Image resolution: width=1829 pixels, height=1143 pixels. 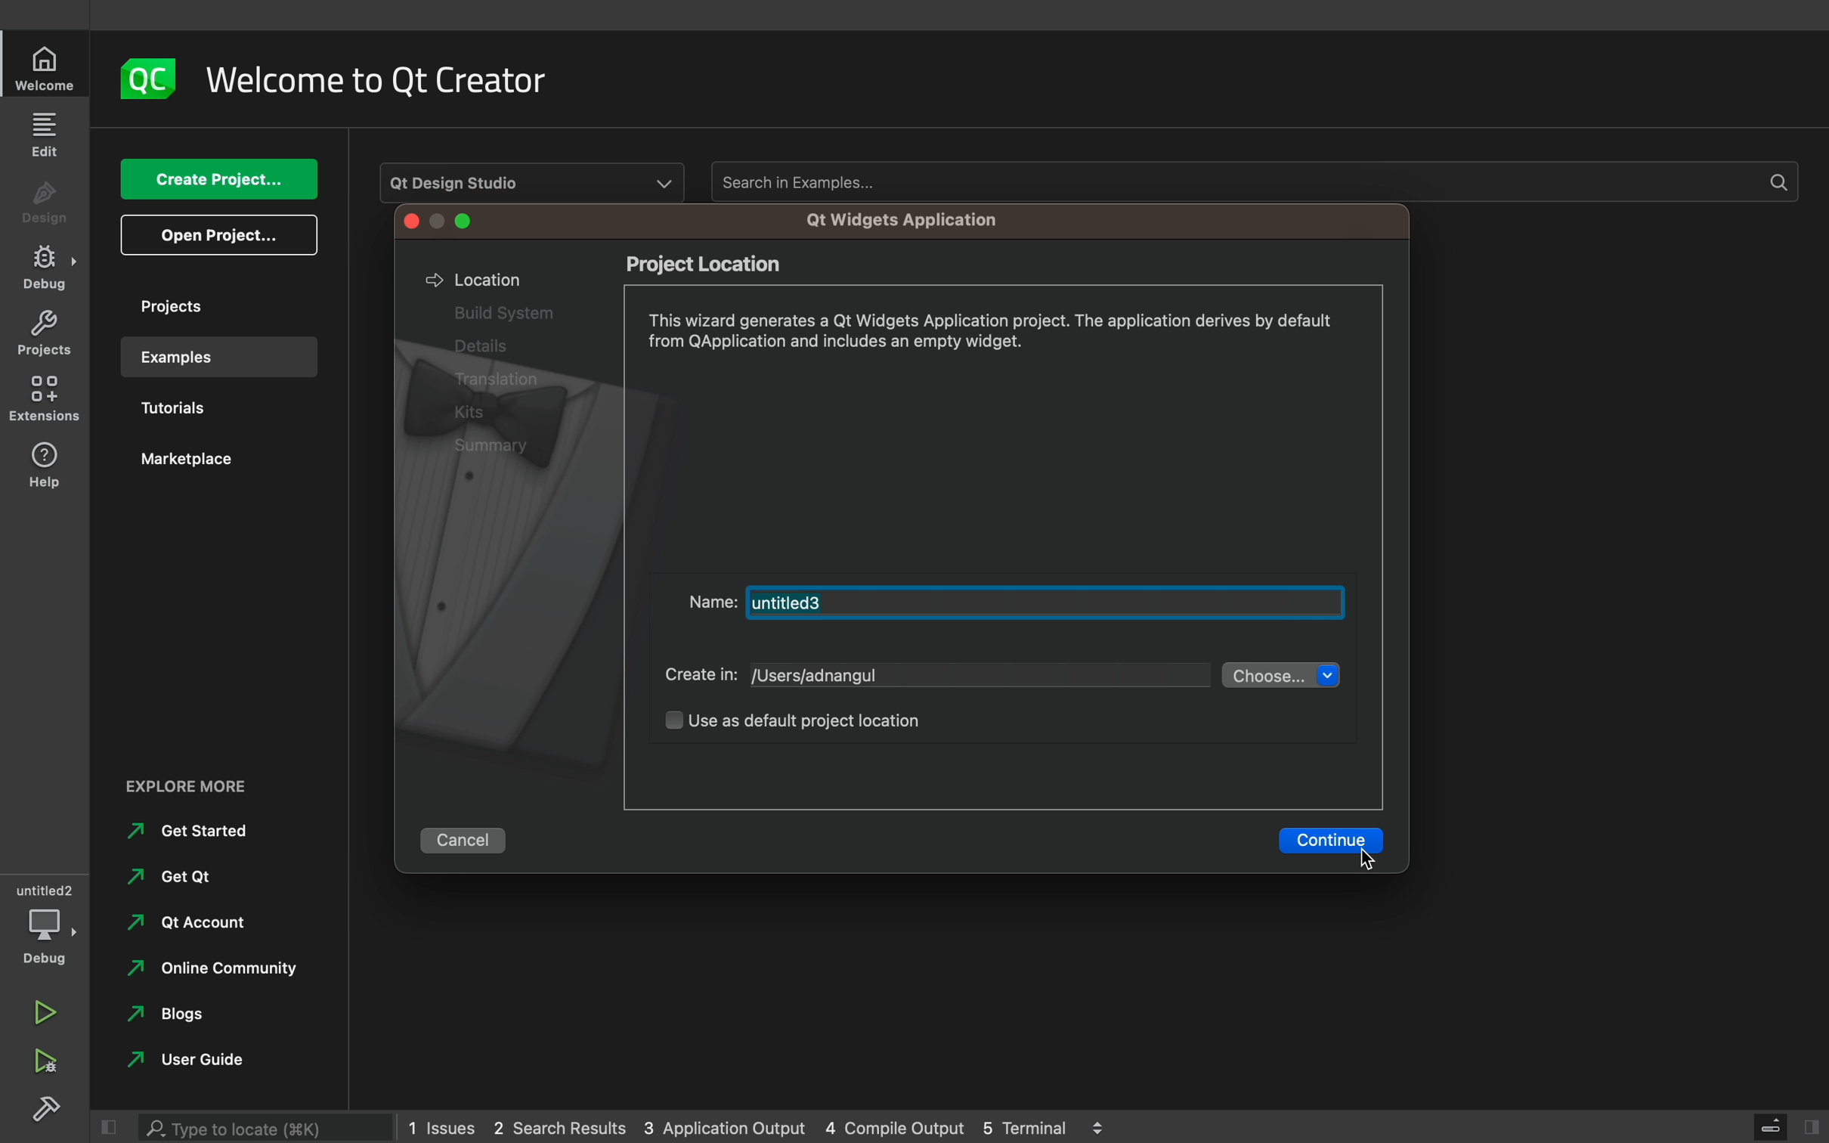 What do you see at coordinates (808, 723) in the screenshot?
I see `use as default project location` at bounding box center [808, 723].